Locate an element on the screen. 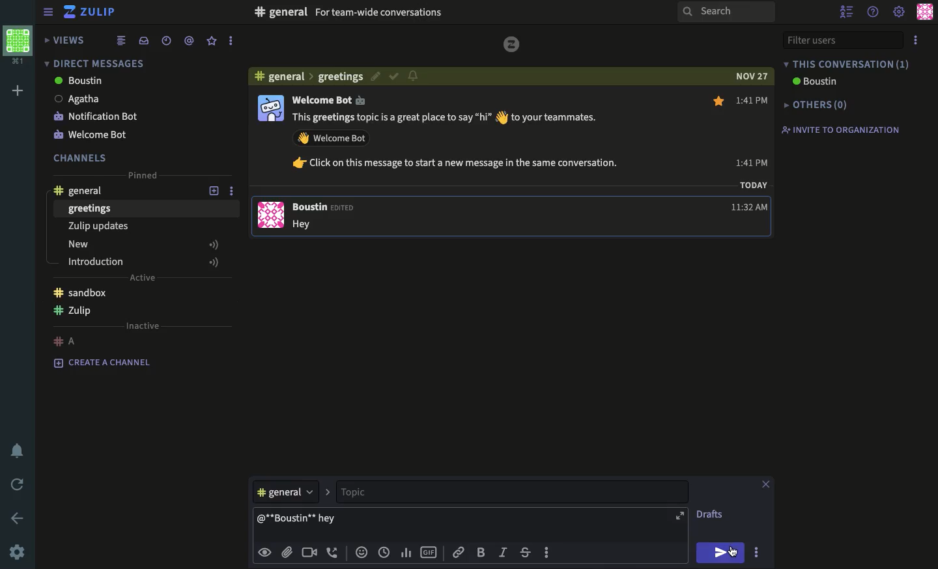  options is located at coordinates (917, 40).